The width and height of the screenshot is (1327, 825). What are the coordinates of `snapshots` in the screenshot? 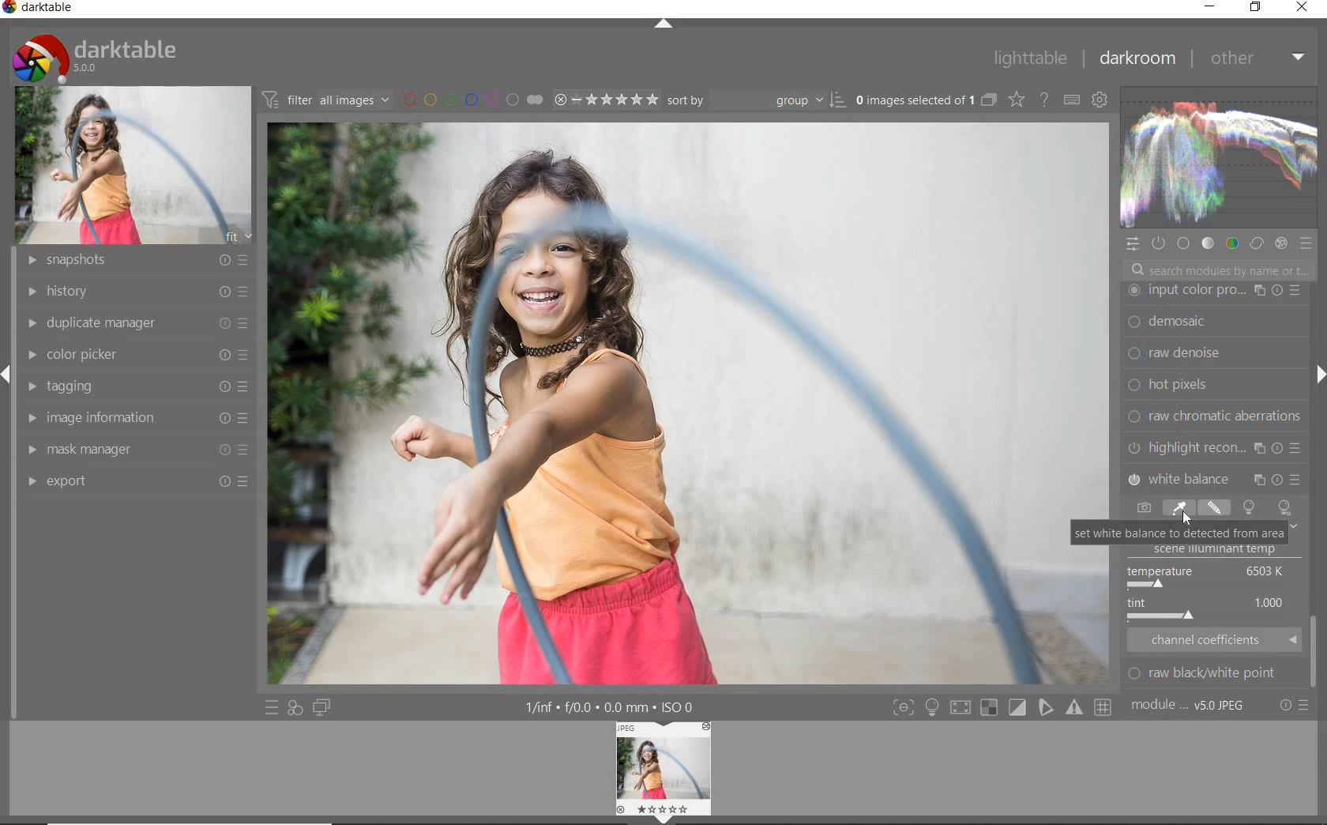 It's located at (132, 261).